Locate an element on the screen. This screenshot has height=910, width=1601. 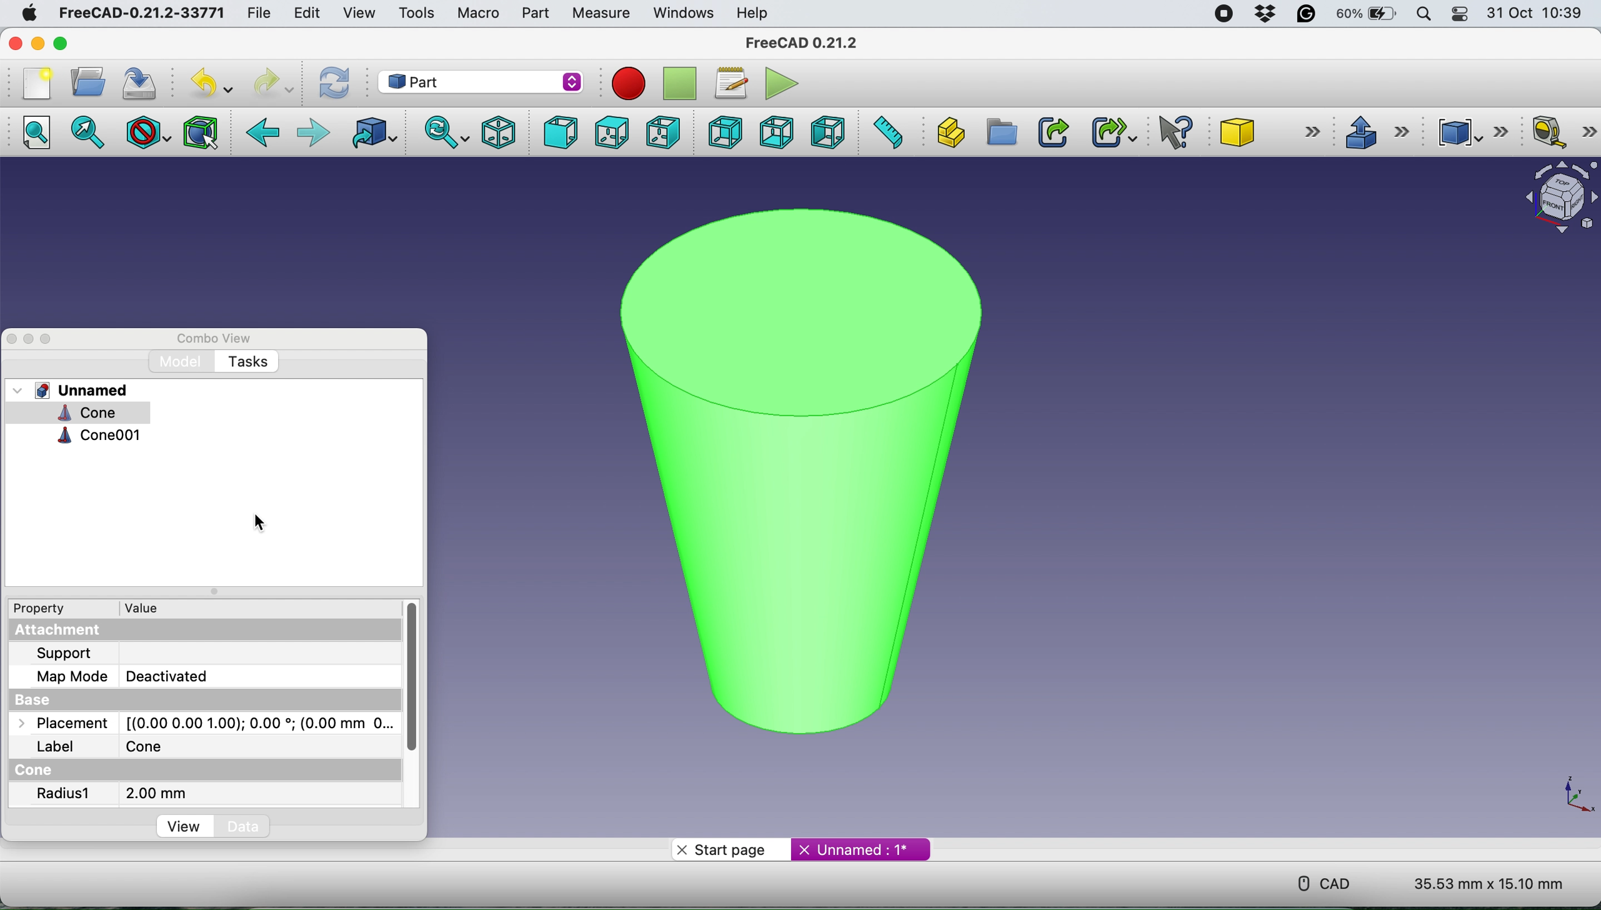
unnamed : 1* is located at coordinates (861, 847).